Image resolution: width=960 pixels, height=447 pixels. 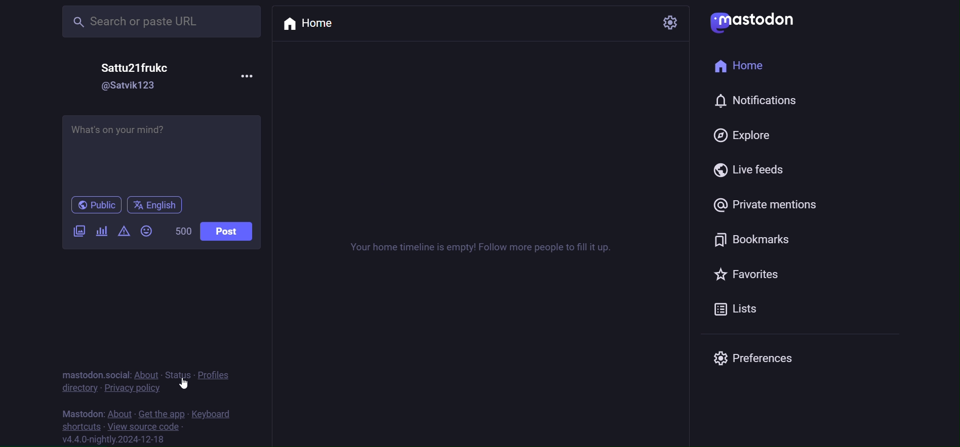 I want to click on notification, so click(x=756, y=101).